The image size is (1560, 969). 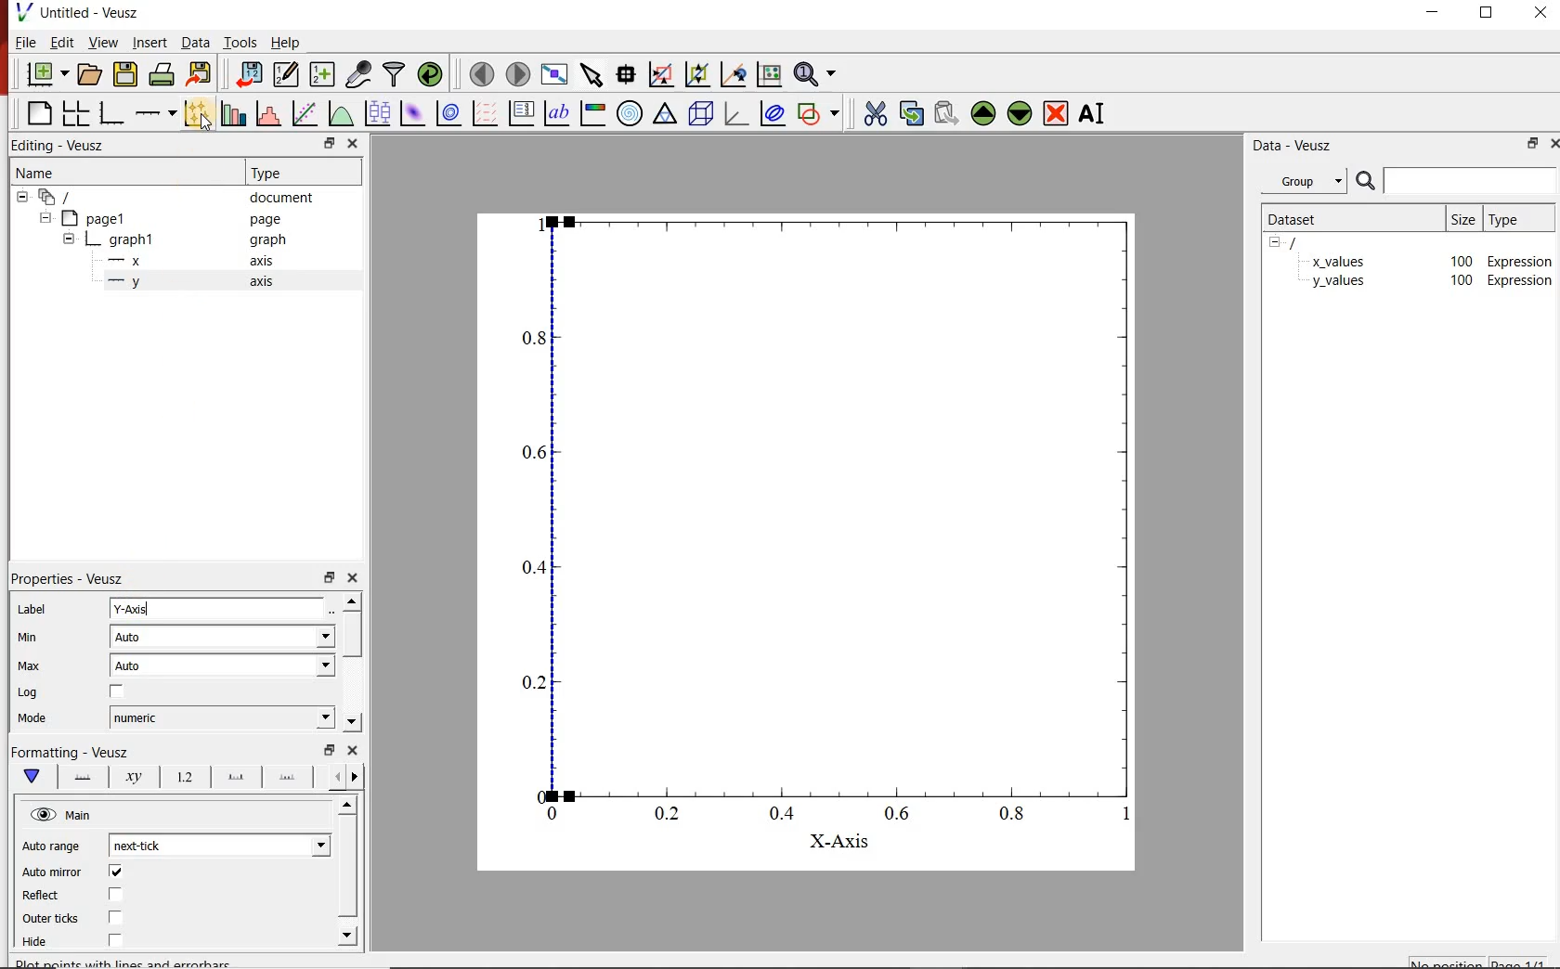 I want to click on tick label, so click(x=187, y=777).